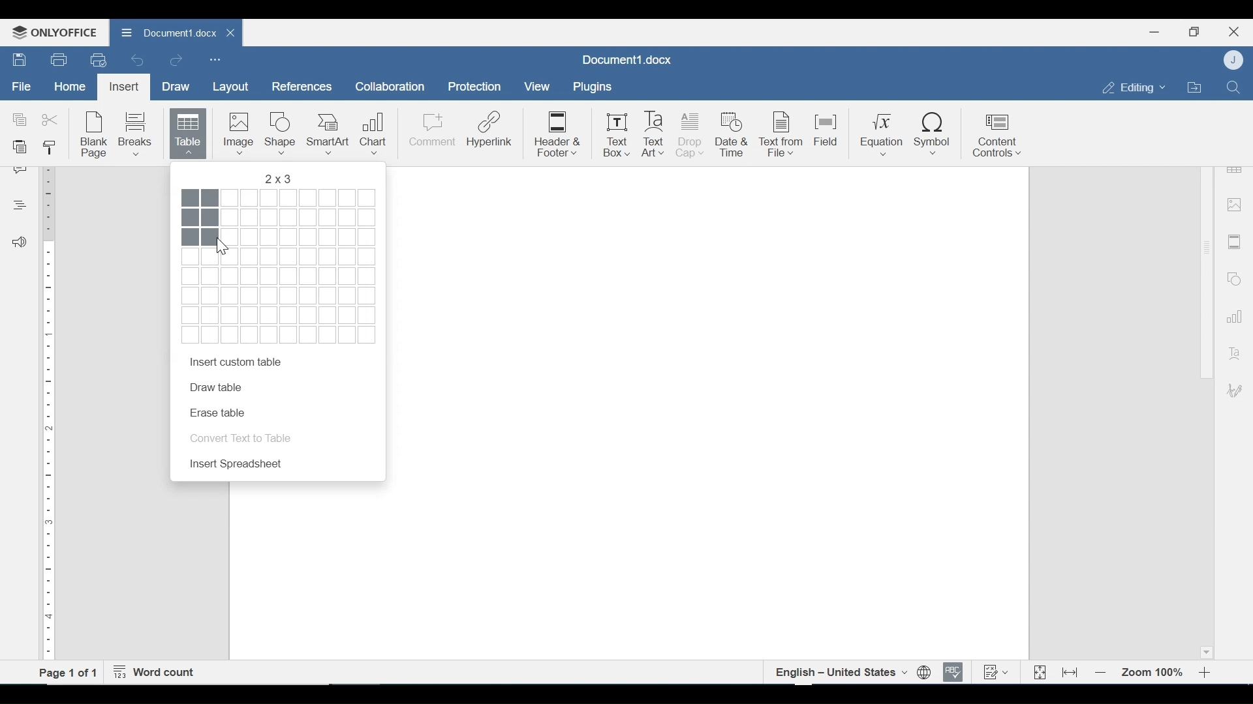 This screenshot has height=704, width=1253. I want to click on Cut, so click(52, 121).